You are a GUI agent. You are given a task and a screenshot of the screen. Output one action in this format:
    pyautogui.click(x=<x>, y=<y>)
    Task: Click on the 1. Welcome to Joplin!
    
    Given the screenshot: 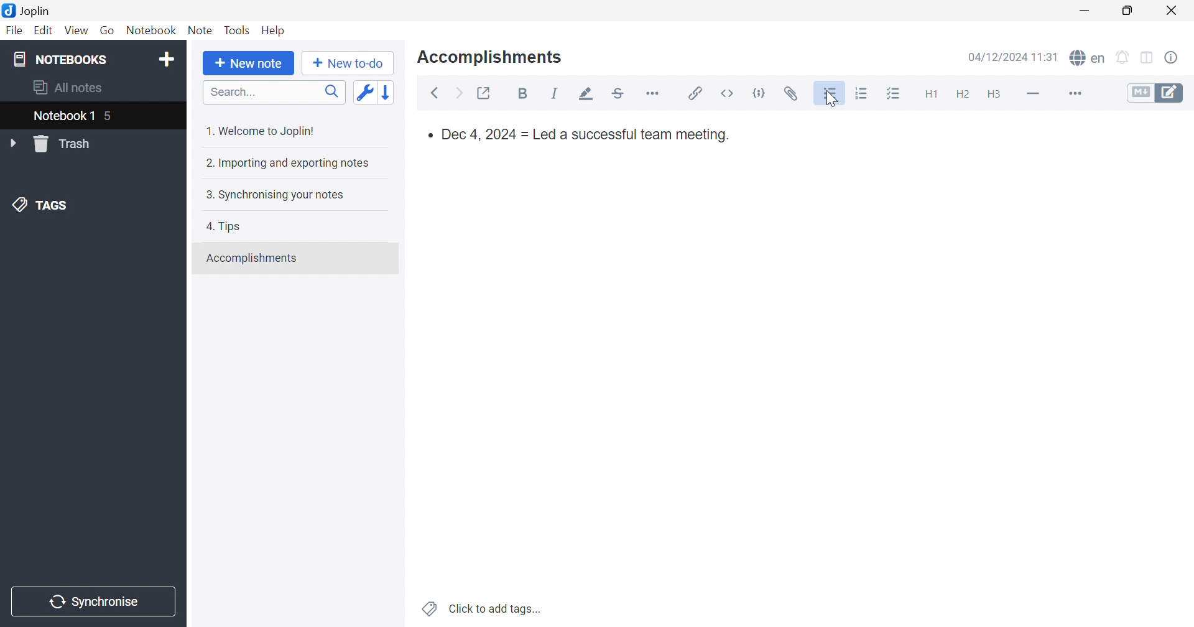 What is the action you would take?
    pyautogui.click(x=264, y=131)
    